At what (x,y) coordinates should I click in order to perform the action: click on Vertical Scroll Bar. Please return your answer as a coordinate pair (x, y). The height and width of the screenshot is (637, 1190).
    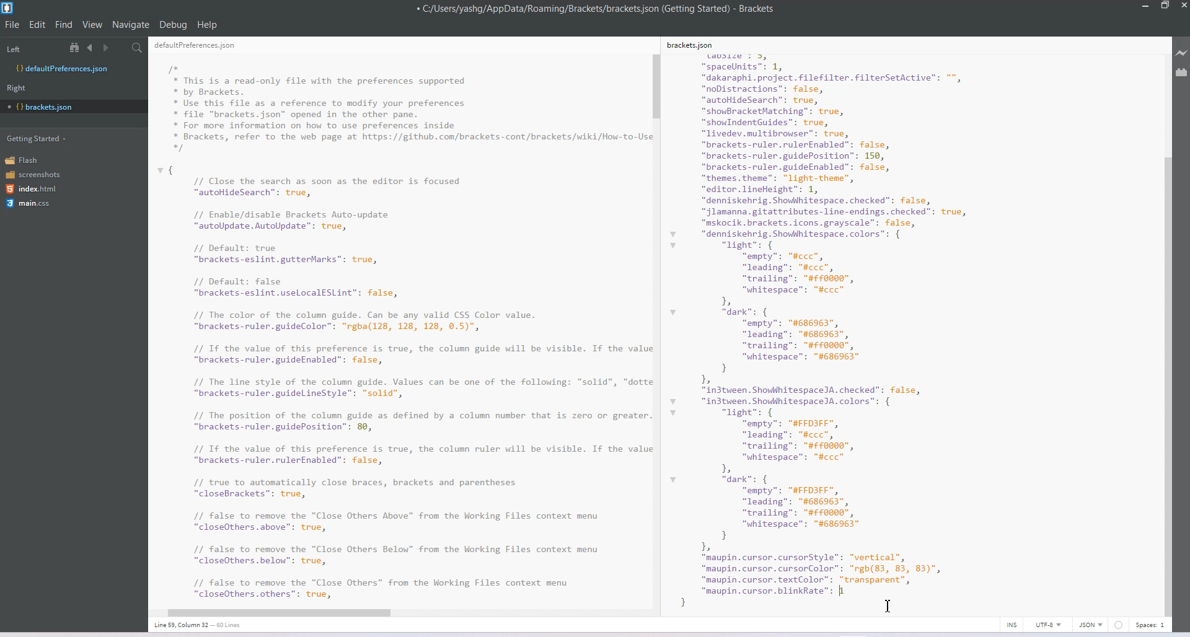
    Looking at the image, I should click on (656, 327).